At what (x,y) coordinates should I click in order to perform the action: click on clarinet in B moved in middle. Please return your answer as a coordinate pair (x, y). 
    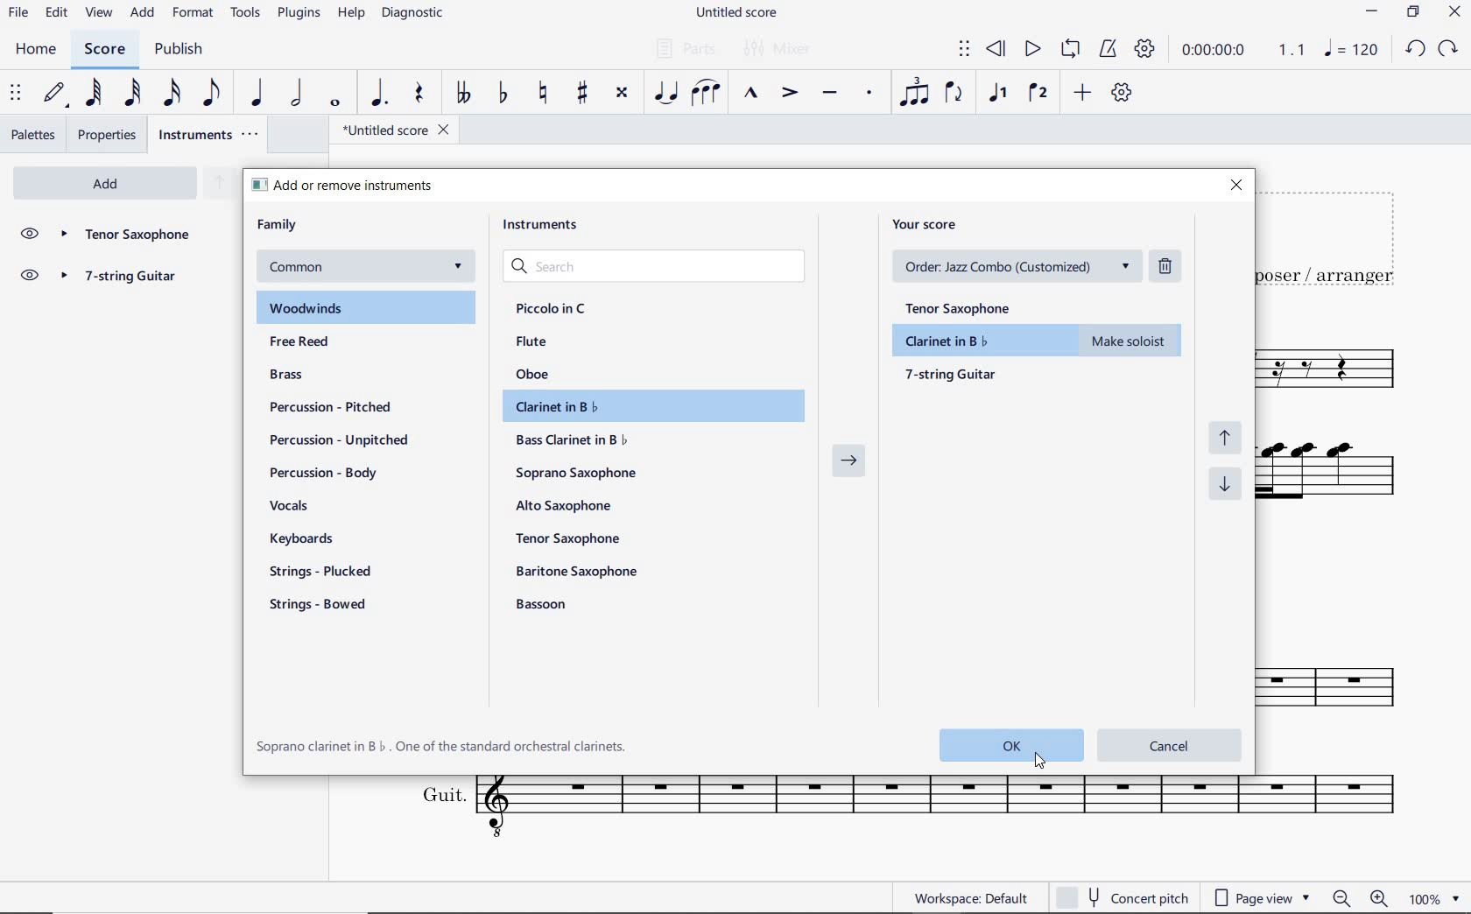
    Looking at the image, I should click on (1038, 341).